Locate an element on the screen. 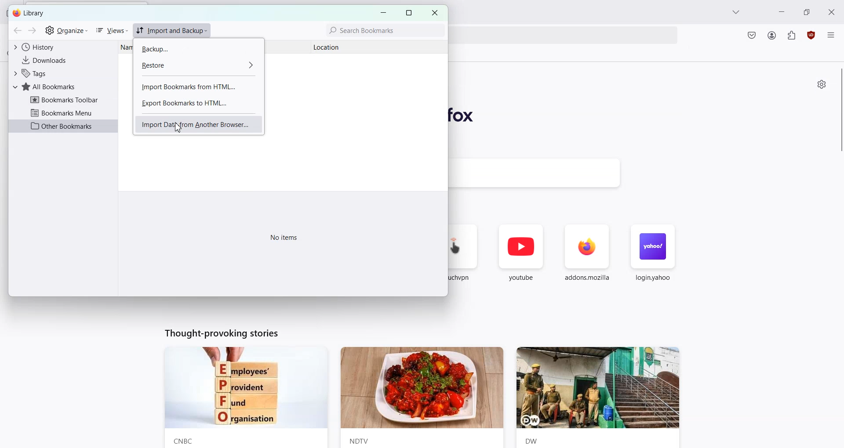 The image size is (844, 448). Account is located at coordinates (772, 36).